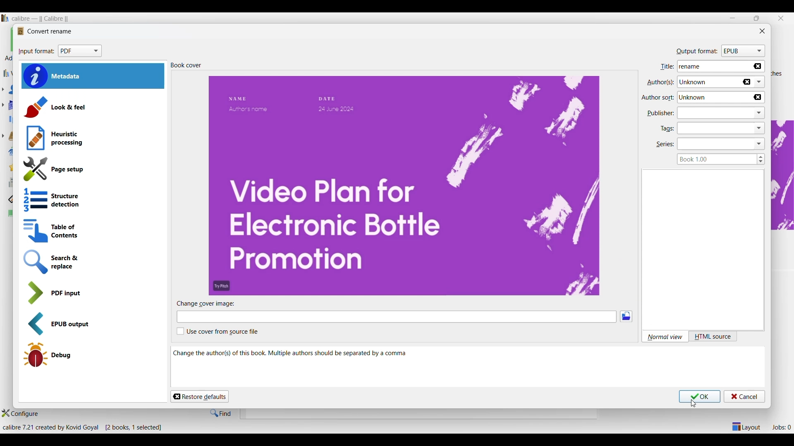  I want to click on Heuristic processing, so click(92, 138).